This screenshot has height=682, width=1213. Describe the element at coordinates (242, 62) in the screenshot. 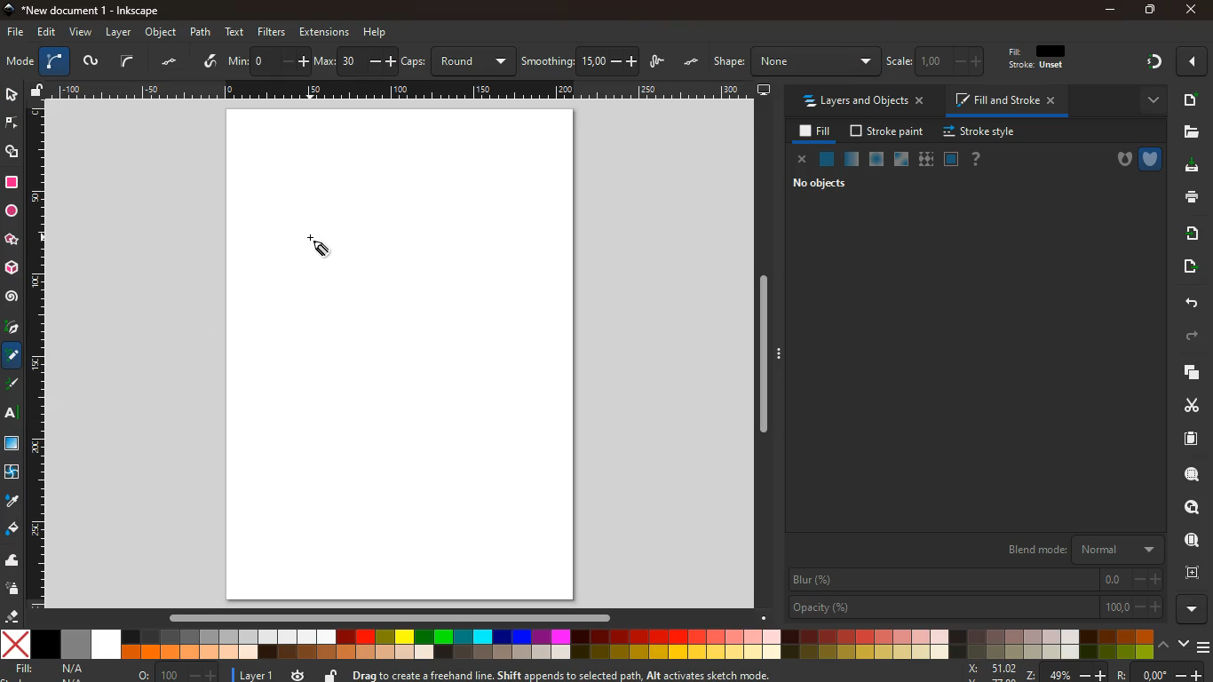

I see `divide` at that location.